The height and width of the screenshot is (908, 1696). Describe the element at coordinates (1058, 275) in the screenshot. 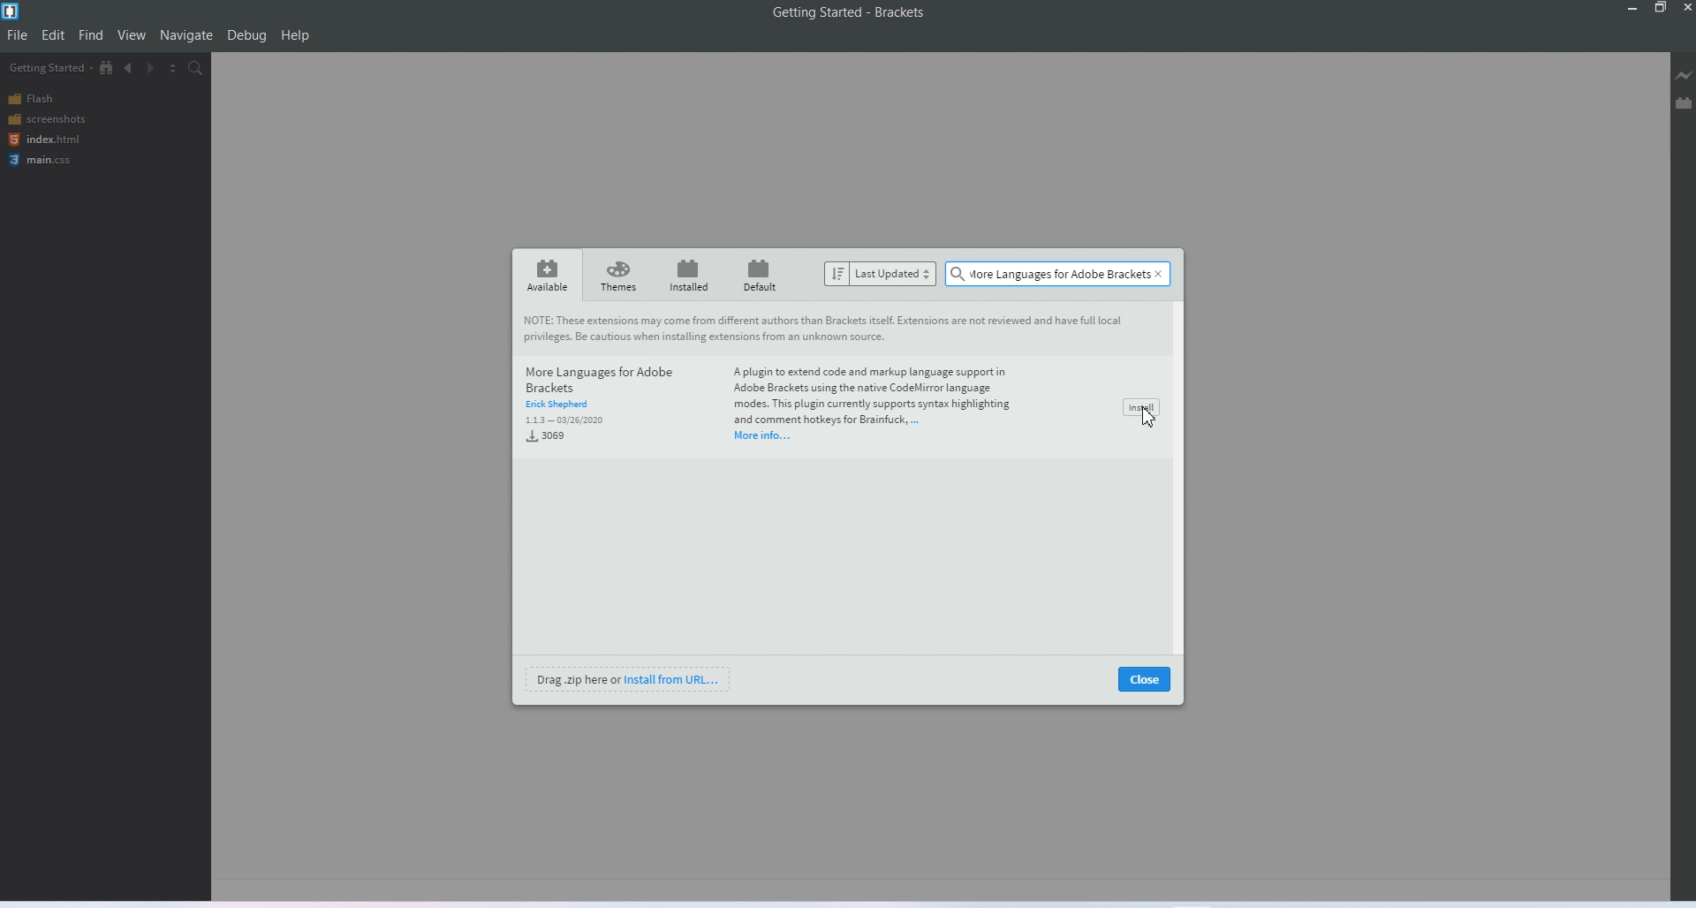

I see `Search bar` at that location.